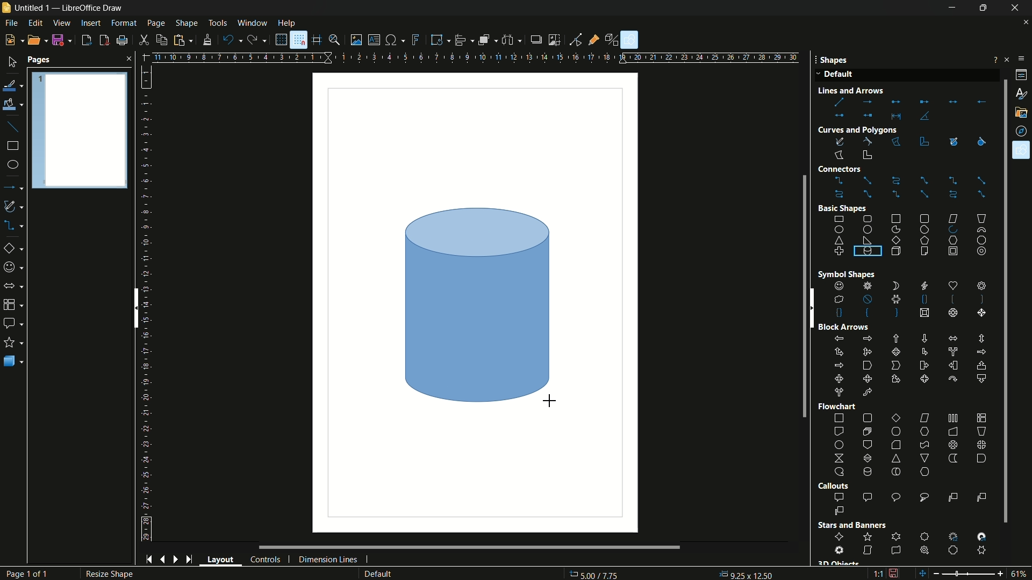 Image resolution: width=1032 pixels, height=580 pixels. What do you see at coordinates (298, 40) in the screenshot?
I see `snap to grid` at bounding box center [298, 40].